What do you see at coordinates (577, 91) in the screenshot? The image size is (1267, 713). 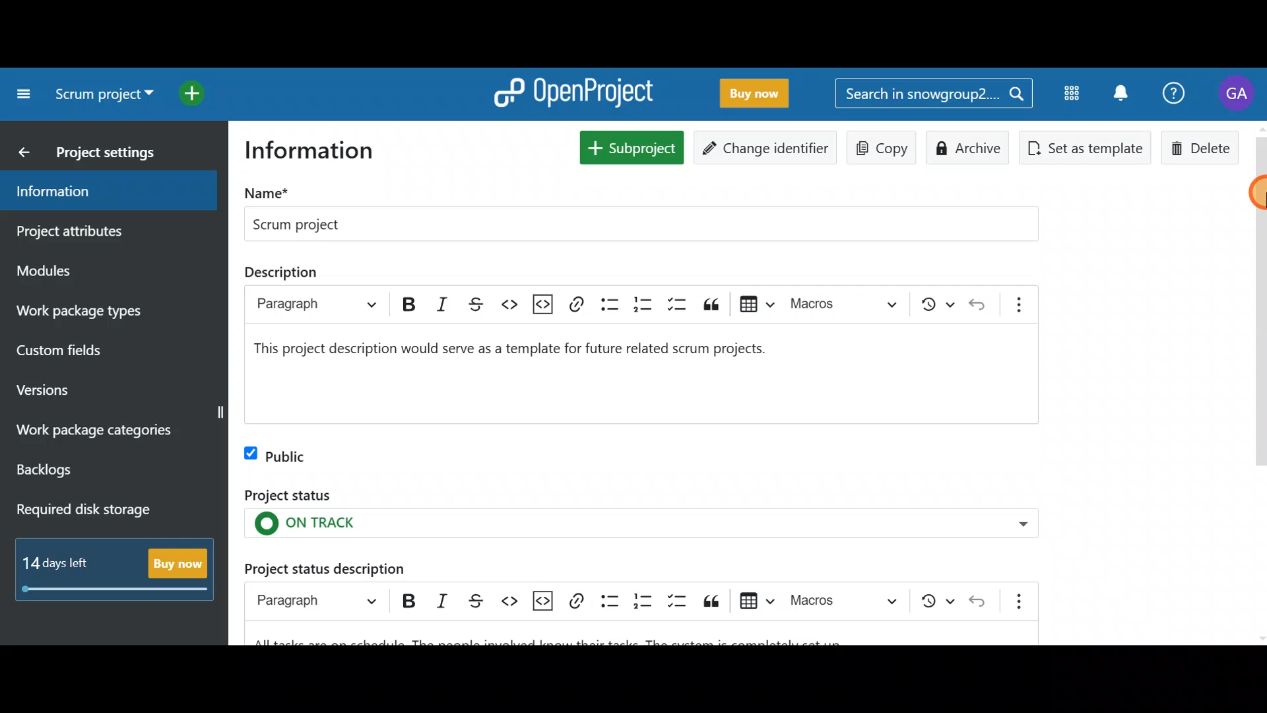 I see `OpenProject` at bounding box center [577, 91].